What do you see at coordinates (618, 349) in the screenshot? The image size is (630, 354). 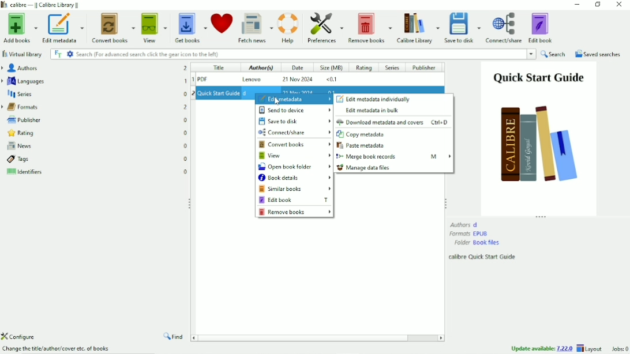 I see `Jobs` at bounding box center [618, 349].